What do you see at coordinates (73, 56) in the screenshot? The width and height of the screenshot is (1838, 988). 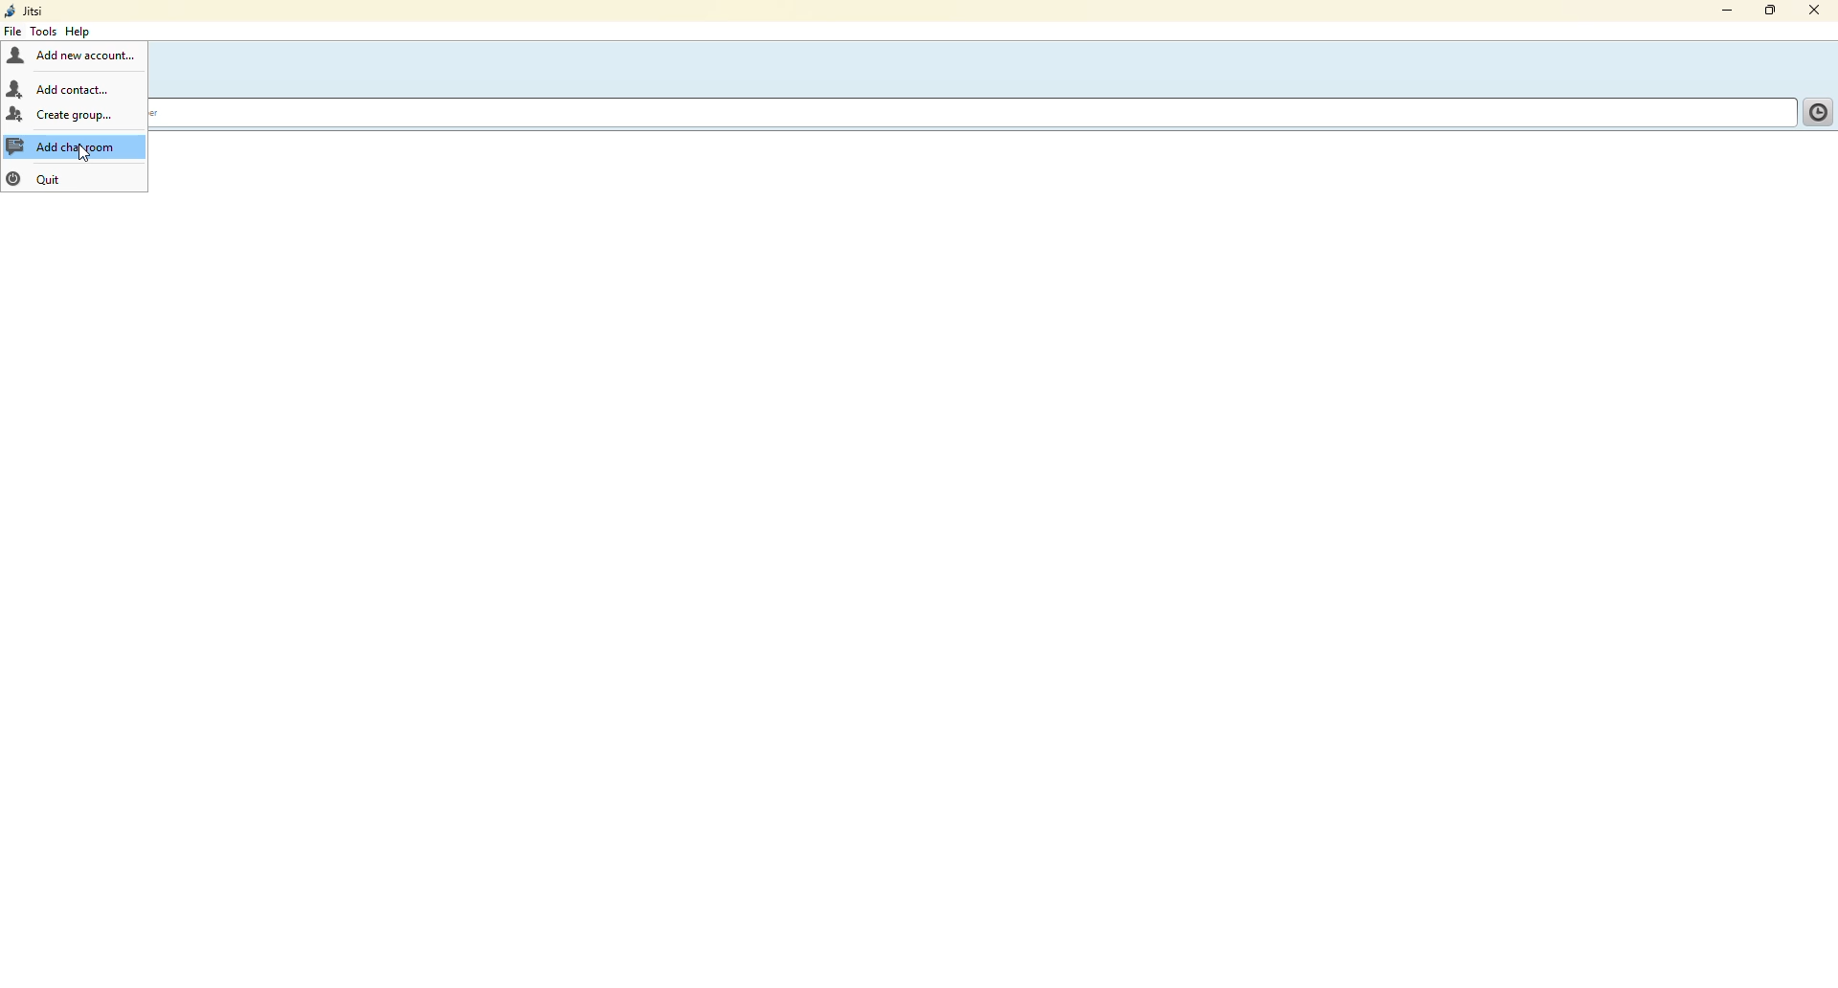 I see `add new account` at bounding box center [73, 56].